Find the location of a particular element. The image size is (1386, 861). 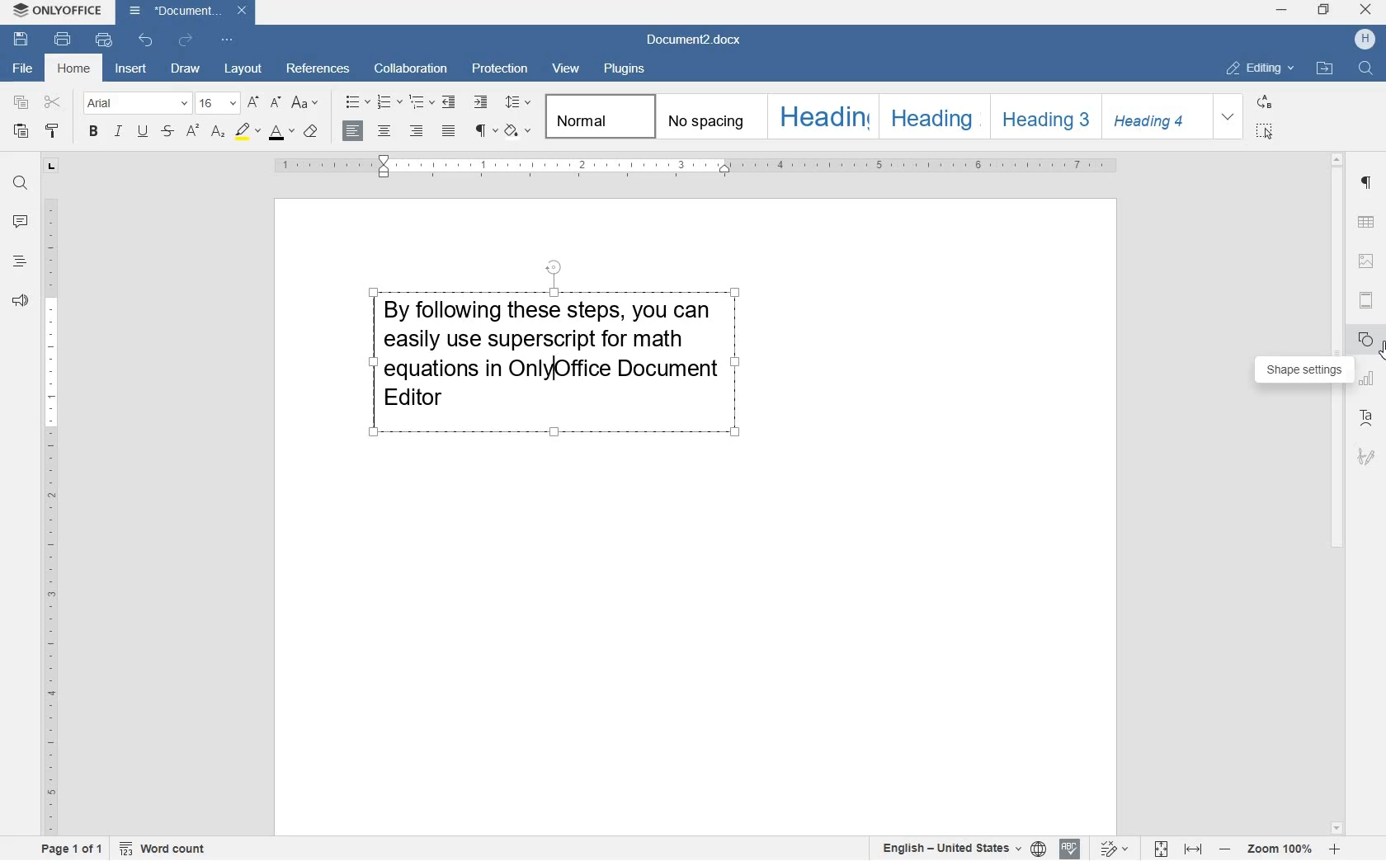

zoom in or zoom out is located at coordinates (1278, 848).